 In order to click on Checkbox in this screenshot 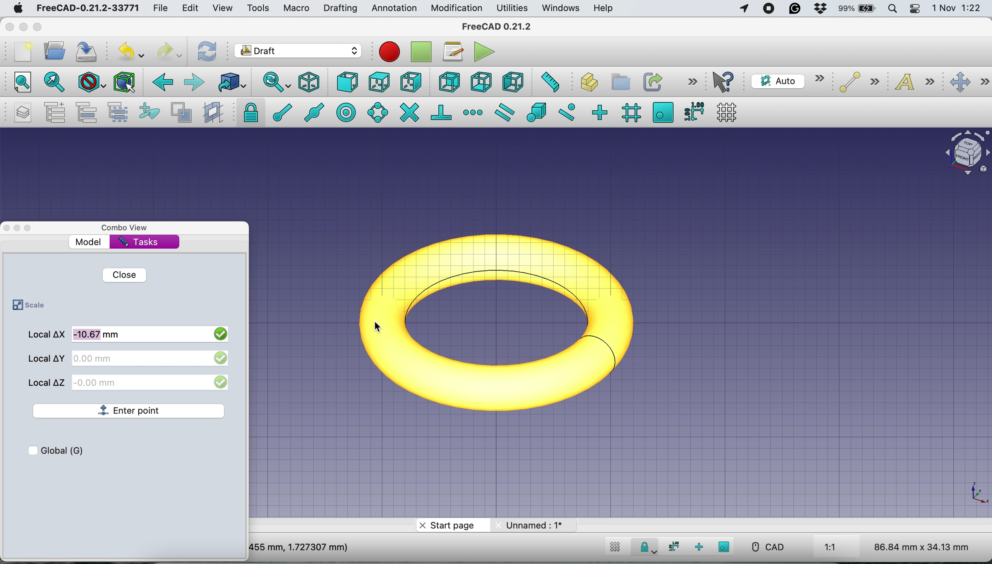, I will do `click(31, 450)`.